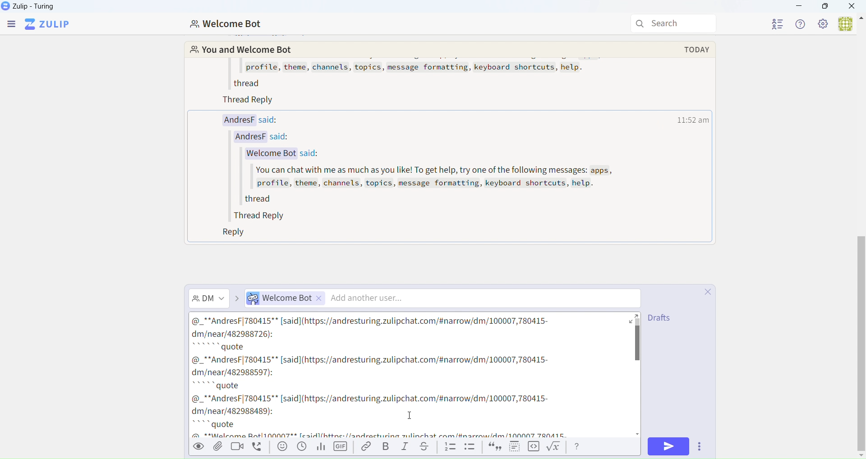 This screenshot has height=459, width=866. Describe the element at coordinates (252, 101) in the screenshot. I see `Thread Reply` at that location.